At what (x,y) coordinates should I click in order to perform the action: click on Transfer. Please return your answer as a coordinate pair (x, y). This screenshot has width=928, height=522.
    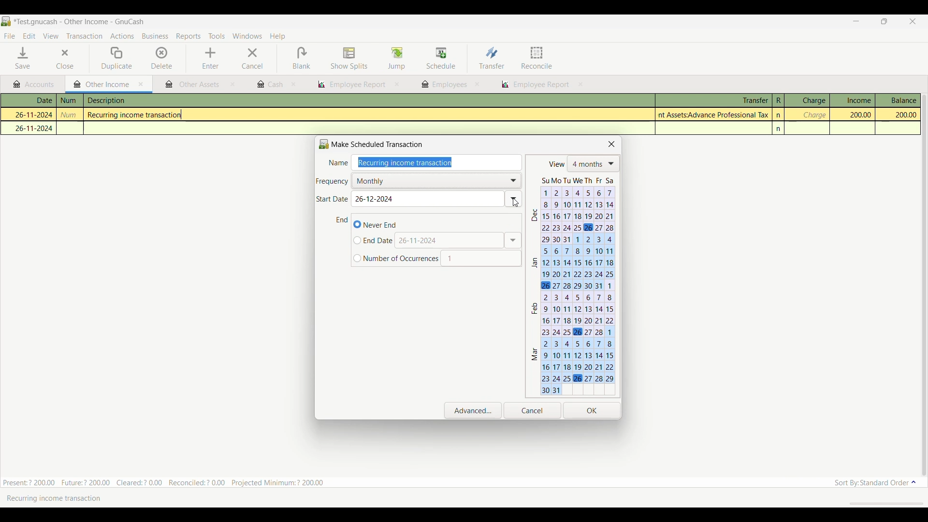
    Looking at the image, I should click on (492, 58).